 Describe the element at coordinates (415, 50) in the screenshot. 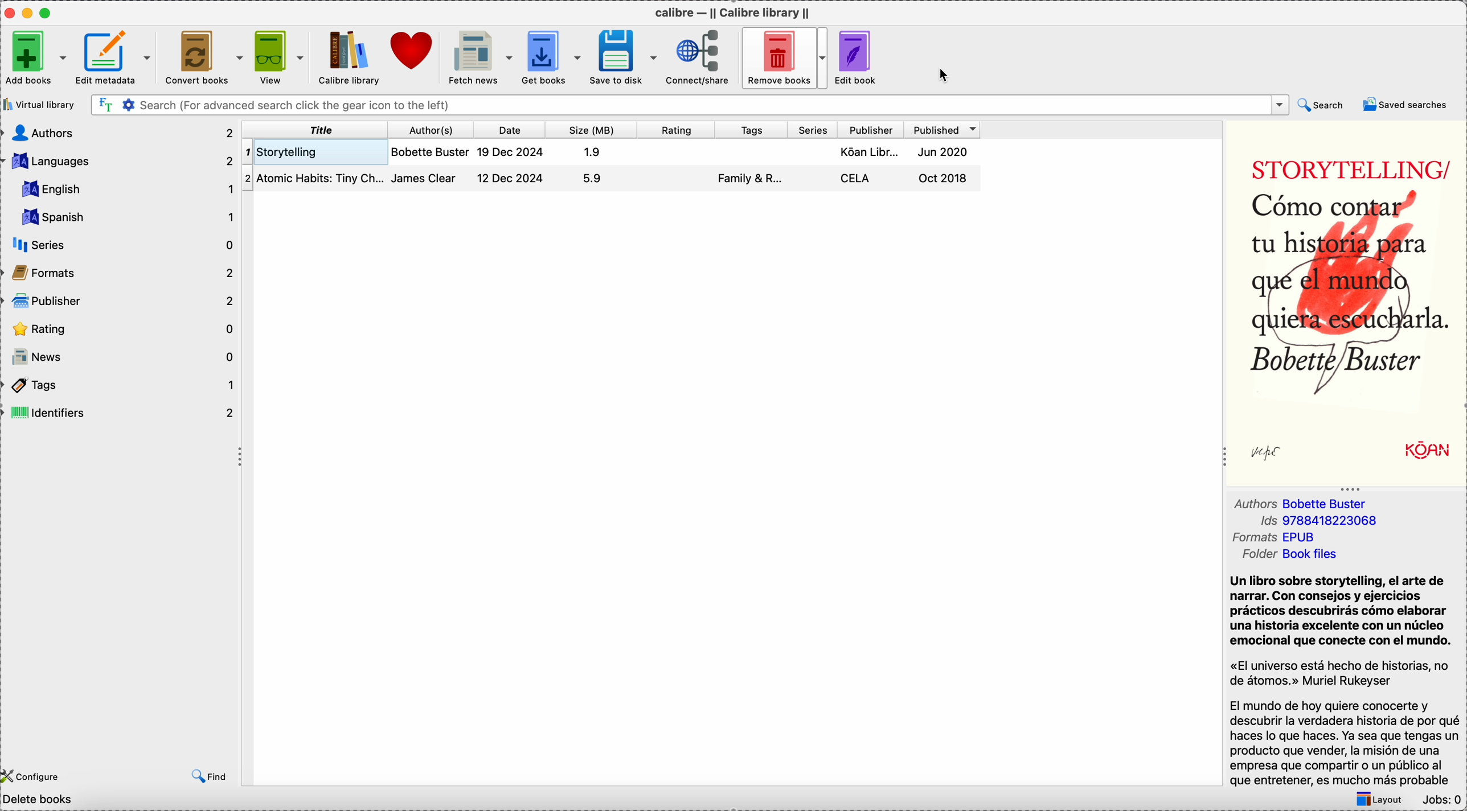

I see `donate` at that location.